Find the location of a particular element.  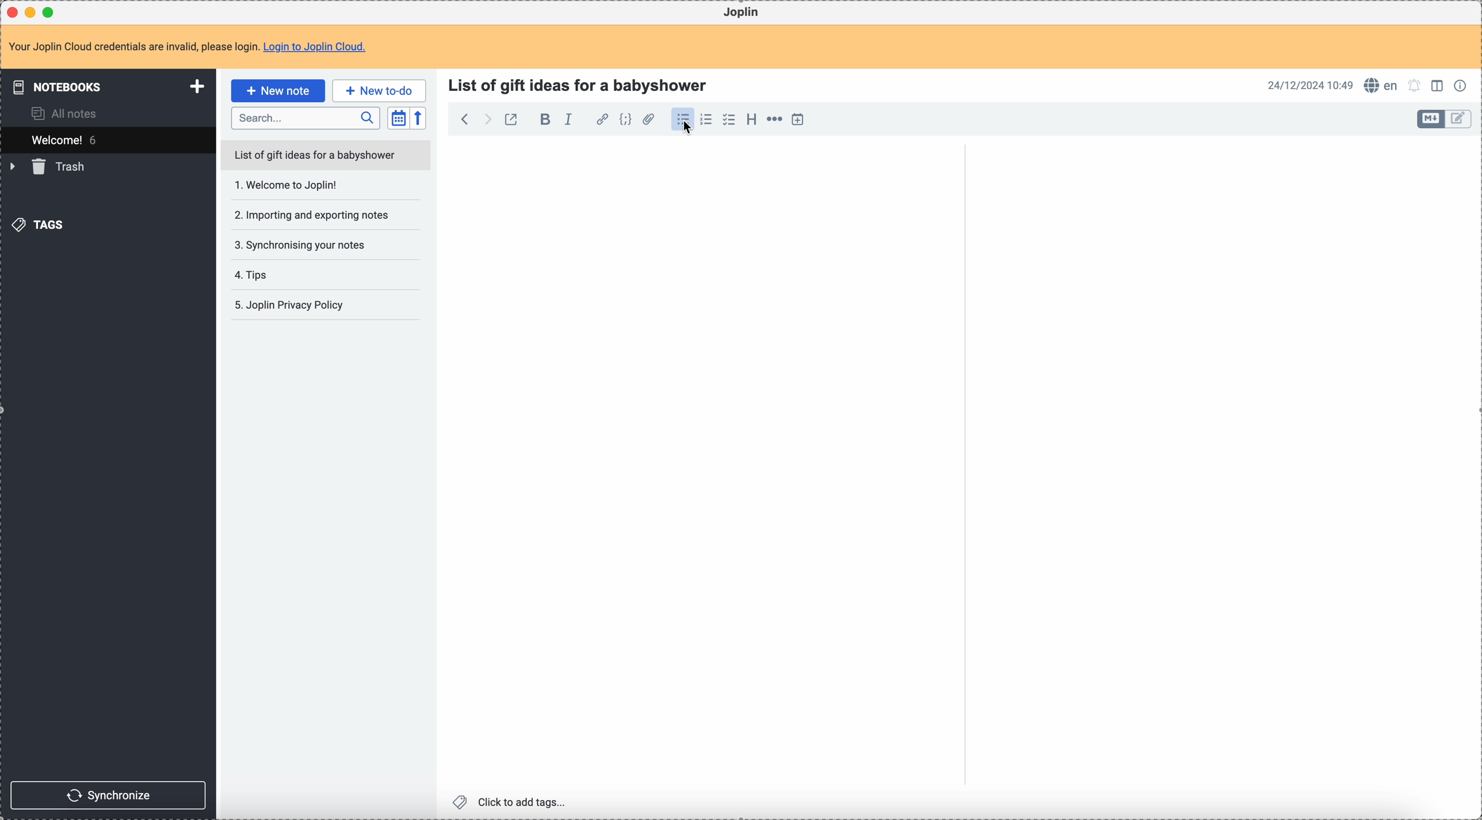

insert time is located at coordinates (801, 120).